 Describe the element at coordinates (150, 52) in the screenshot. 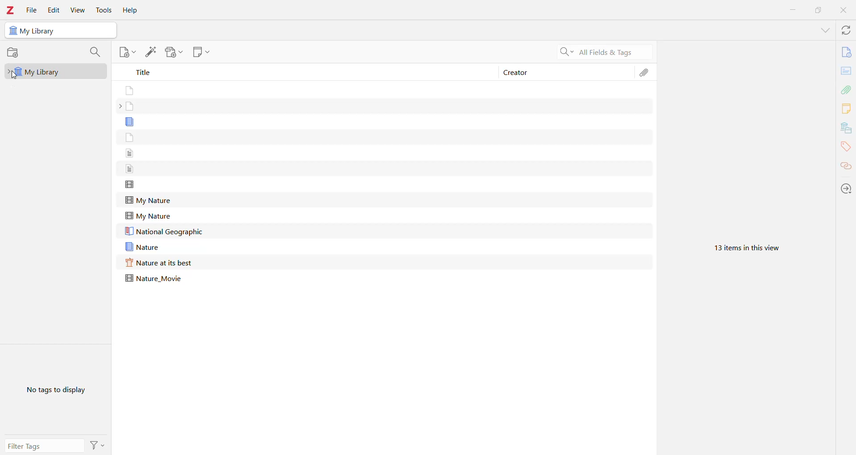

I see `Add Item(s) by Identifier` at that location.